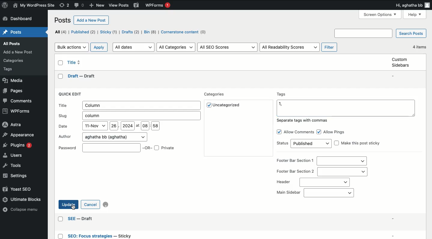 This screenshot has width=432, height=239. What do you see at coordinates (98, 5) in the screenshot?
I see `New` at bounding box center [98, 5].